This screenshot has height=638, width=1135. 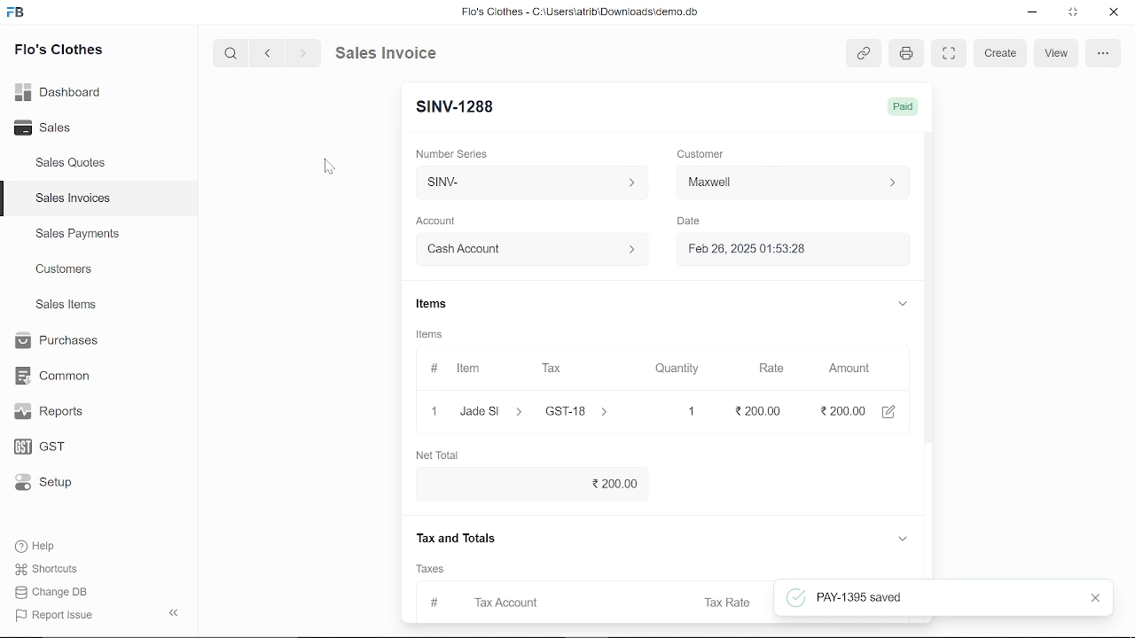 What do you see at coordinates (688, 222) in the screenshot?
I see `Date` at bounding box center [688, 222].